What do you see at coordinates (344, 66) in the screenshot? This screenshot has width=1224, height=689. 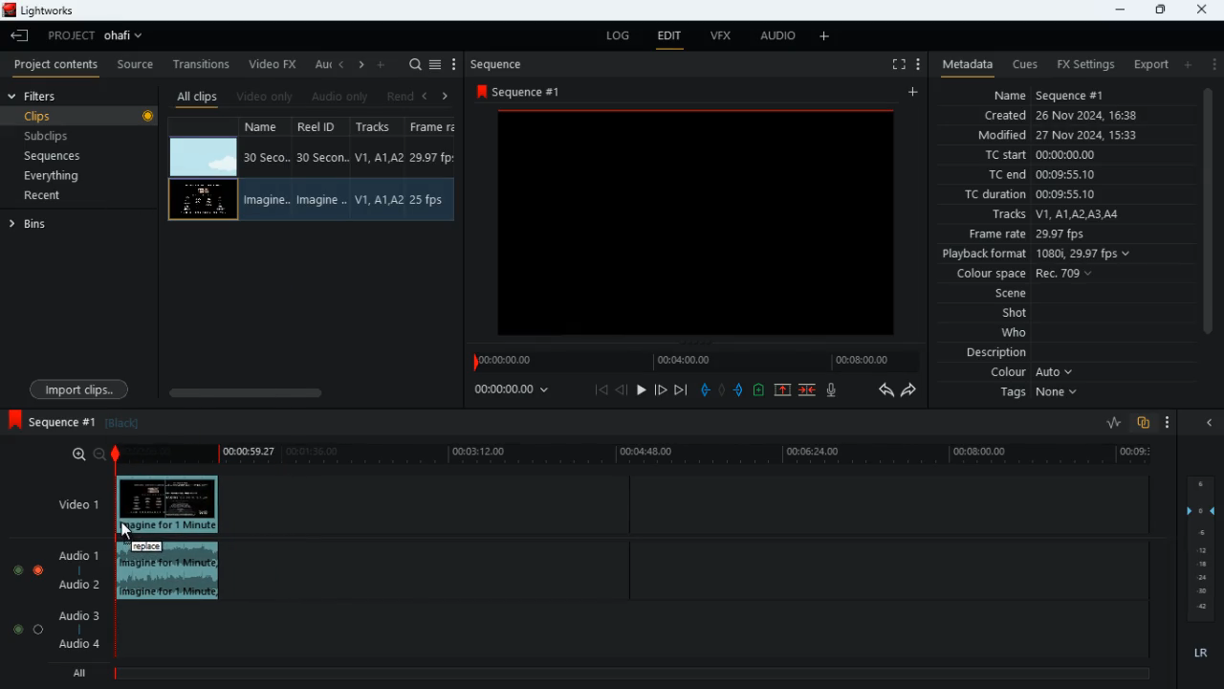 I see `left` at bounding box center [344, 66].